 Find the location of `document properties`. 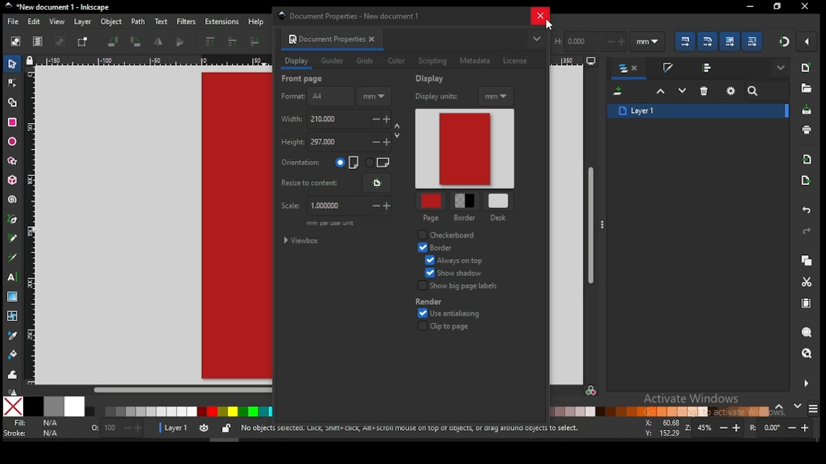

document properties is located at coordinates (325, 39).